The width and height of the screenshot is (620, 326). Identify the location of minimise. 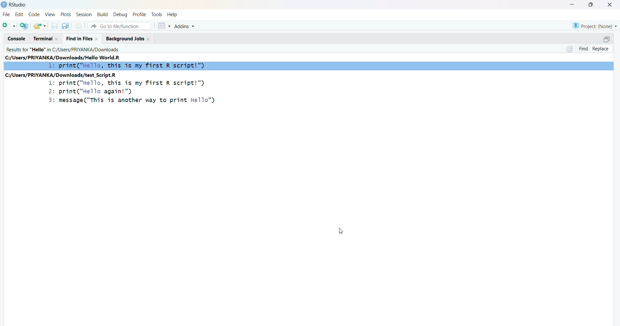
(573, 4).